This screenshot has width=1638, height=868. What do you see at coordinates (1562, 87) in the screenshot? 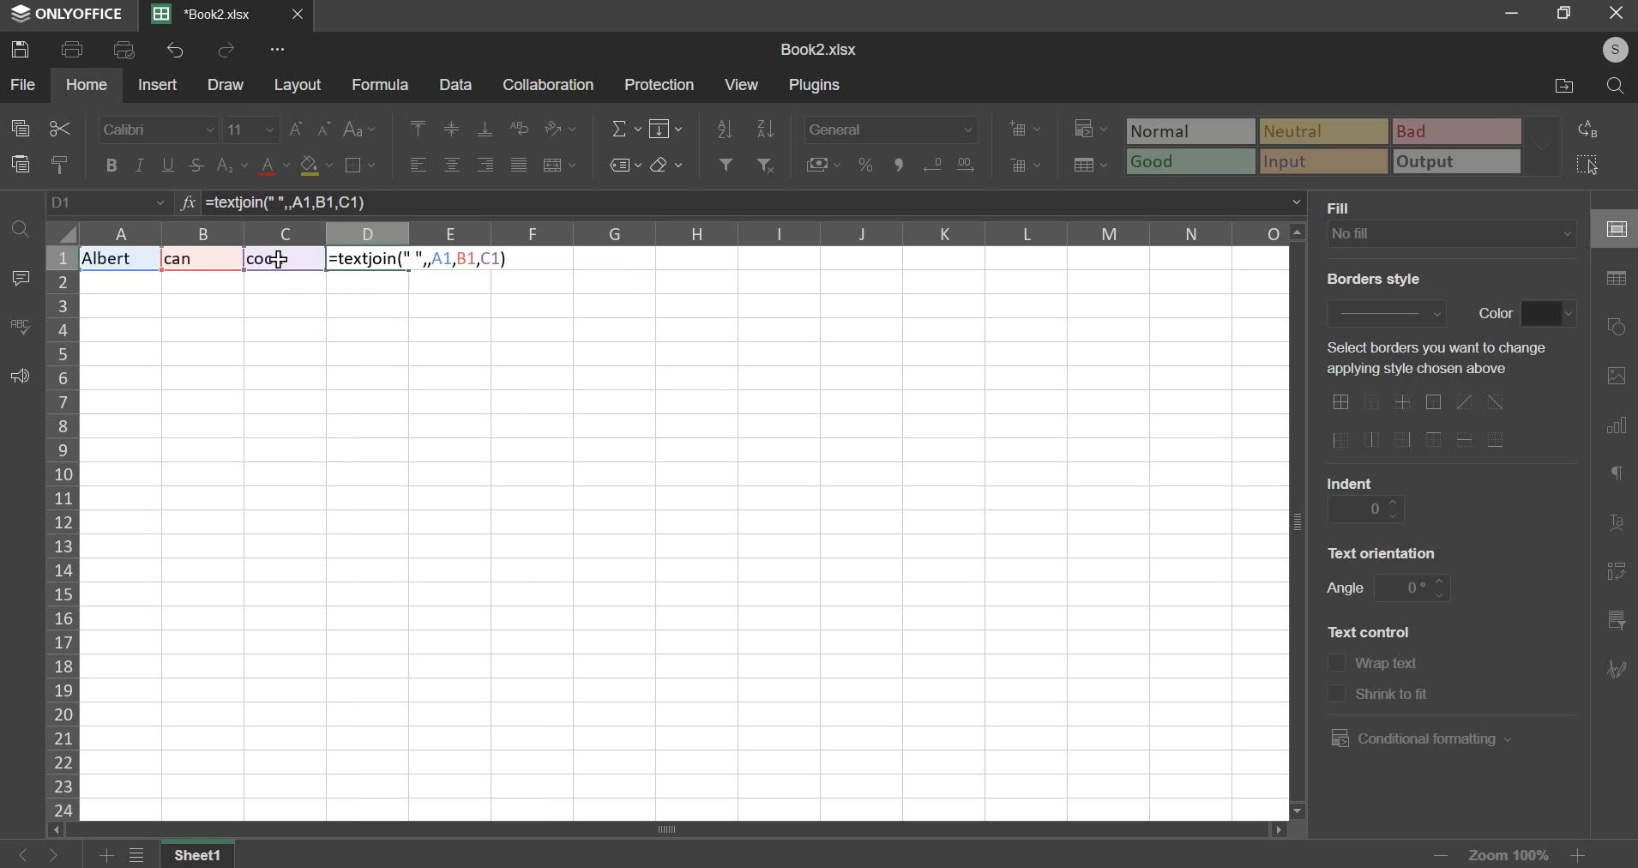
I see `file location` at bounding box center [1562, 87].